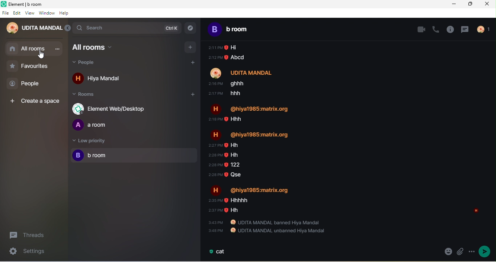 This screenshot has width=496, height=262. What do you see at coordinates (195, 64) in the screenshot?
I see `add people` at bounding box center [195, 64].